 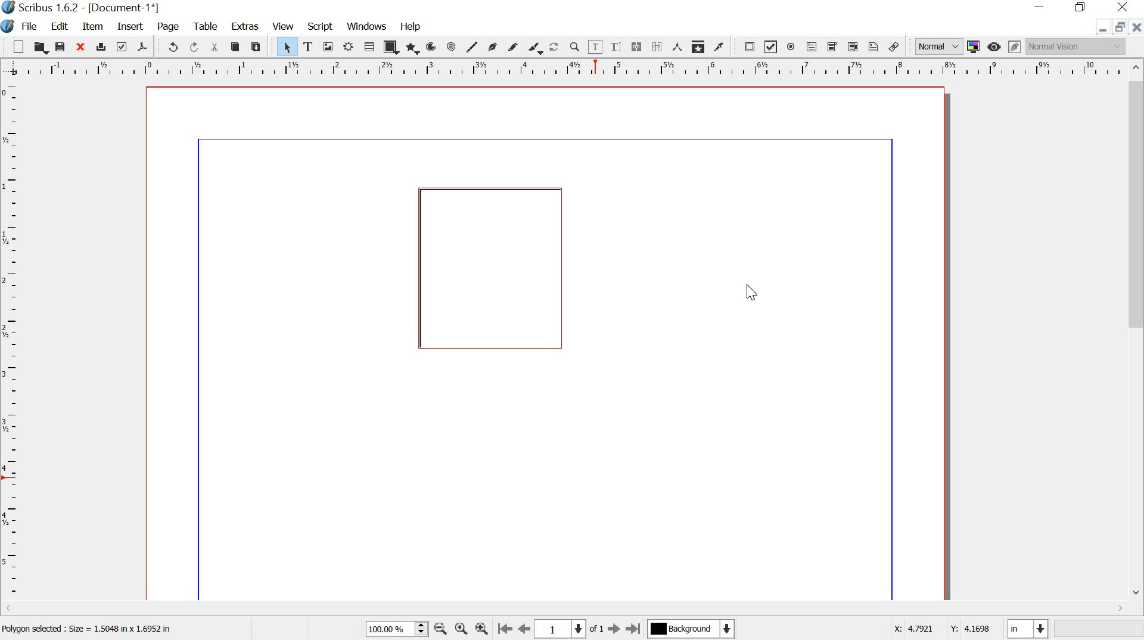 I want to click on preflight verifier, so click(x=123, y=48).